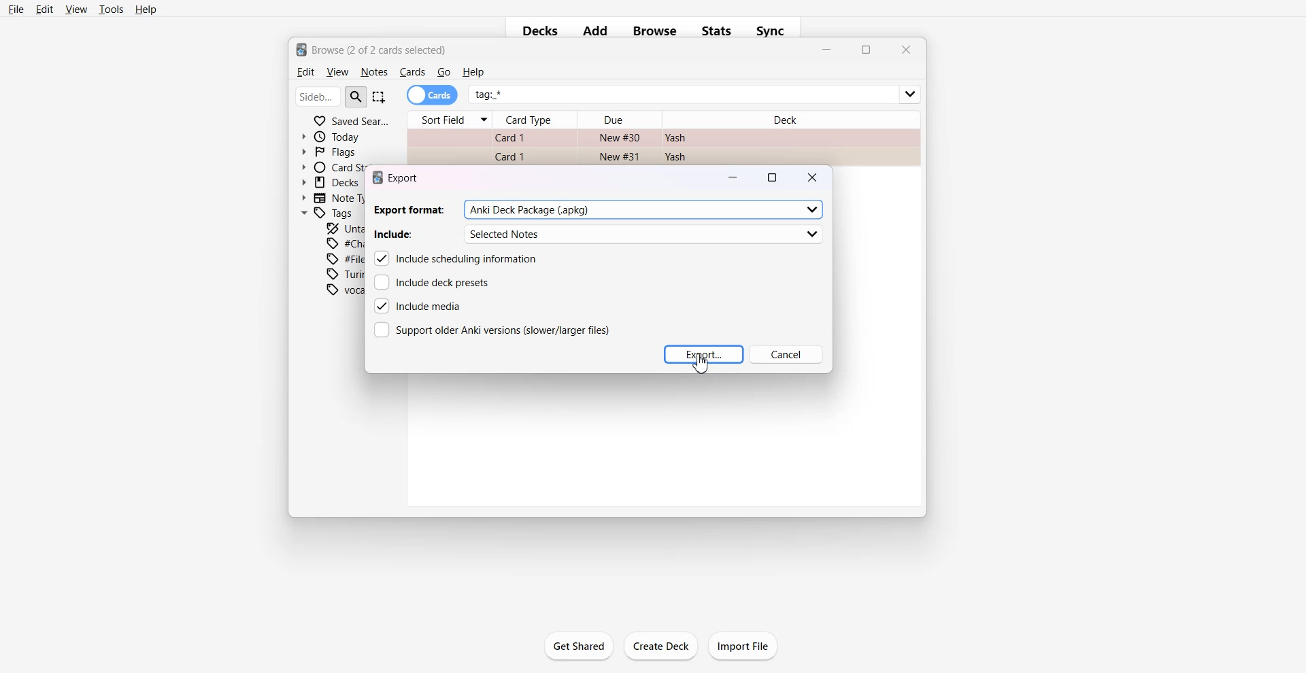 The width and height of the screenshot is (1306, 673). Describe the element at coordinates (458, 258) in the screenshot. I see `Include scheduling information` at that location.